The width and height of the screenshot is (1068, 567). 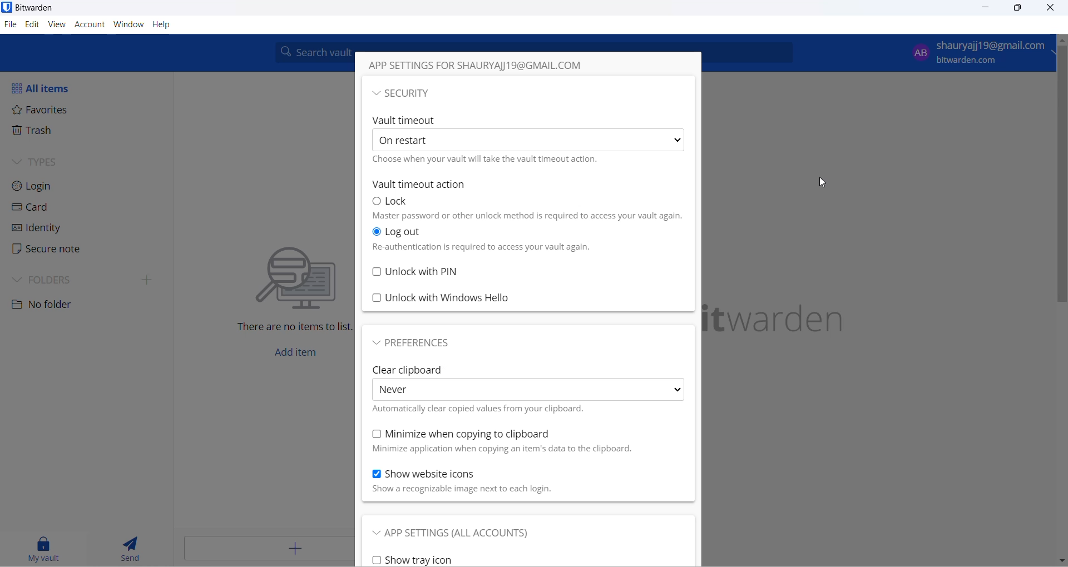 What do you see at coordinates (43, 133) in the screenshot?
I see `Trash` at bounding box center [43, 133].